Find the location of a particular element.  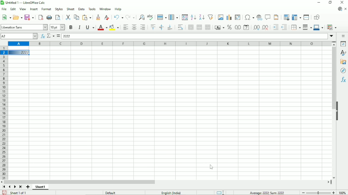

Sidebar settings is located at coordinates (344, 36).